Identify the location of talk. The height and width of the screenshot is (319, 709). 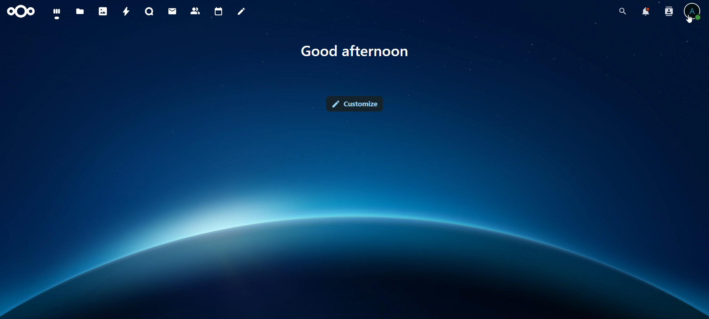
(149, 11).